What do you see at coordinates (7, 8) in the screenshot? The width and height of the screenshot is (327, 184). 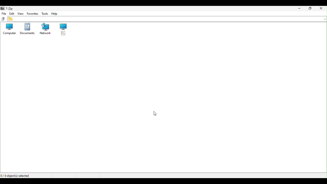 I see `7 zip` at bounding box center [7, 8].